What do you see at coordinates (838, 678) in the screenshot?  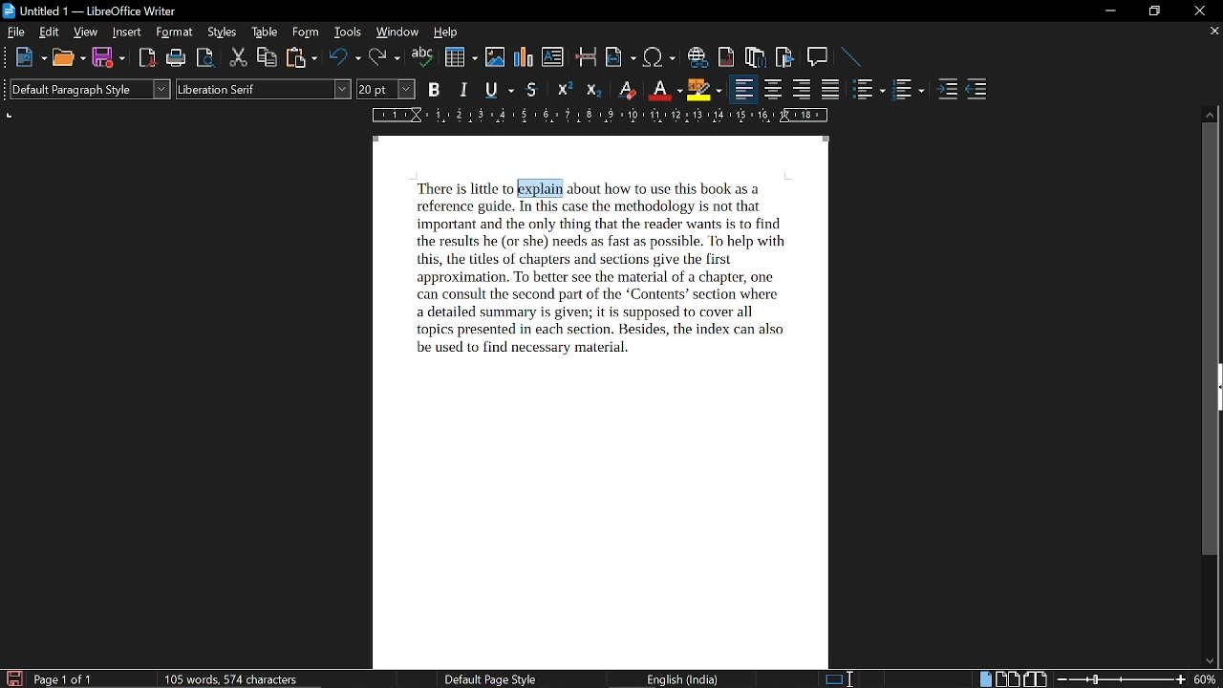 I see `selection method` at bounding box center [838, 678].